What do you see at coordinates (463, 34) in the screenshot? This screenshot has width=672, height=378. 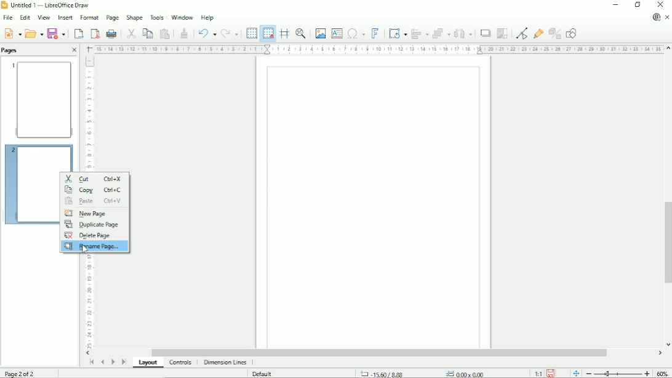 I see `Distribute` at bounding box center [463, 34].